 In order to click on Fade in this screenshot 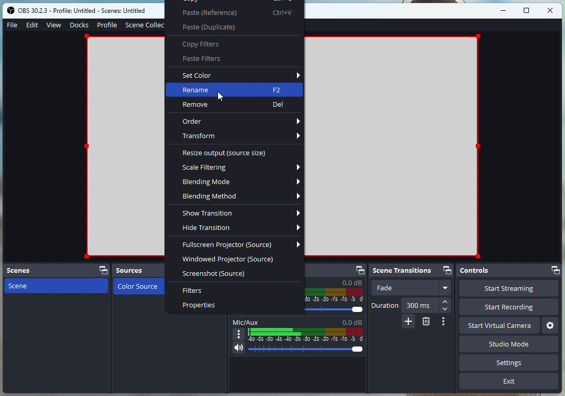, I will do `click(411, 289)`.